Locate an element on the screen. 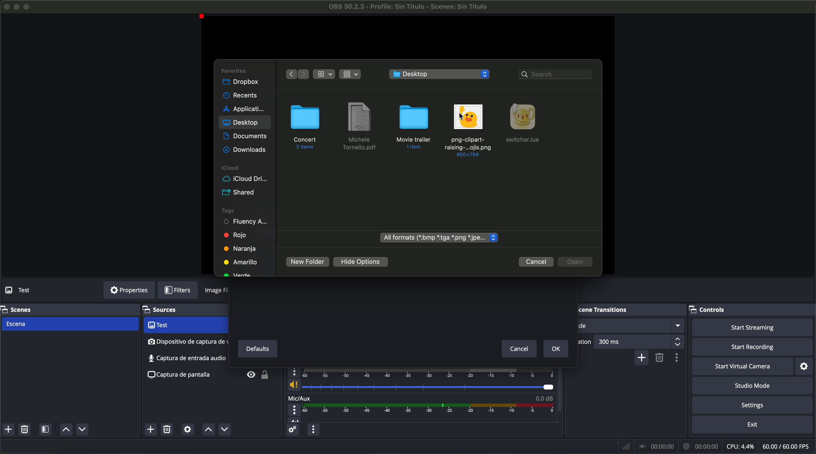 The width and height of the screenshot is (816, 454). sources is located at coordinates (168, 310).